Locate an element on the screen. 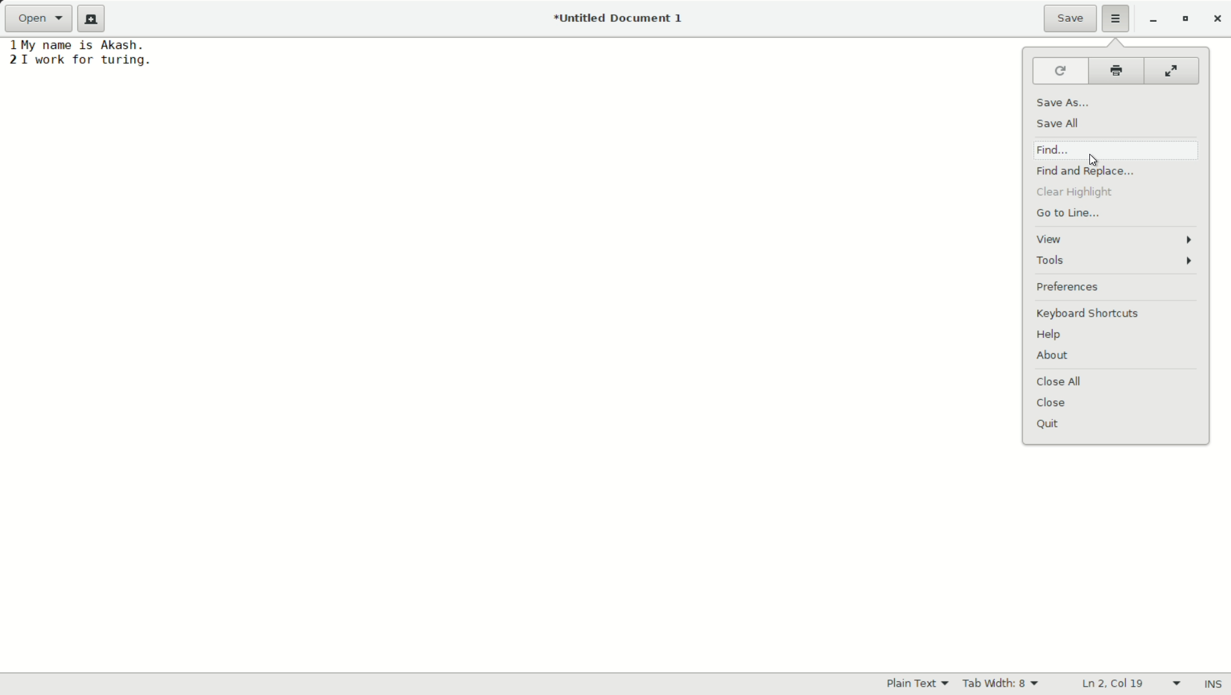  *Untitled Document 1 is located at coordinates (621, 19).